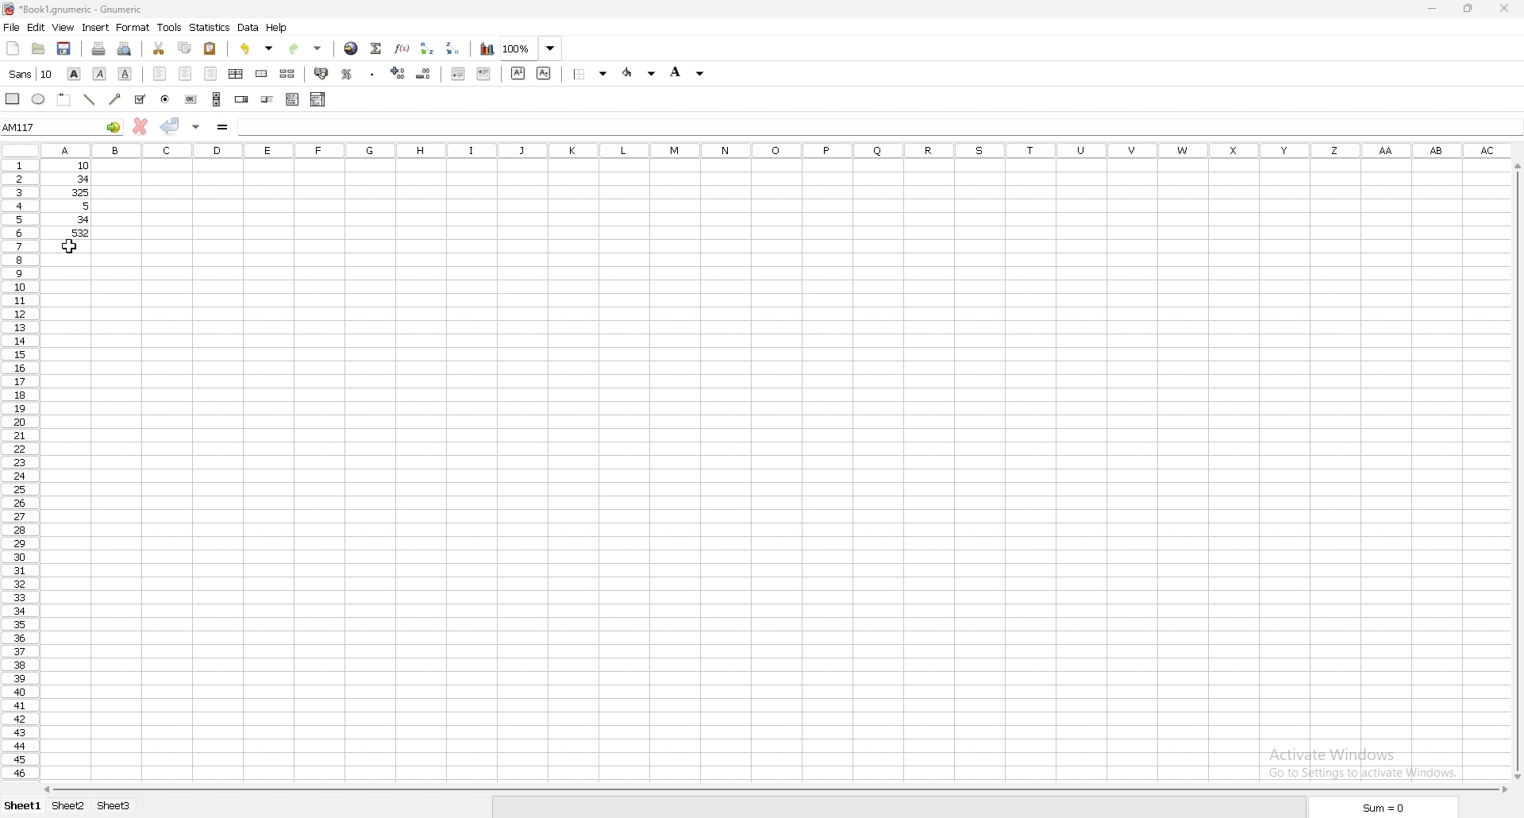 Image resolution: width=1524 pixels, height=818 pixels. What do you see at coordinates (63, 98) in the screenshot?
I see `frame` at bounding box center [63, 98].